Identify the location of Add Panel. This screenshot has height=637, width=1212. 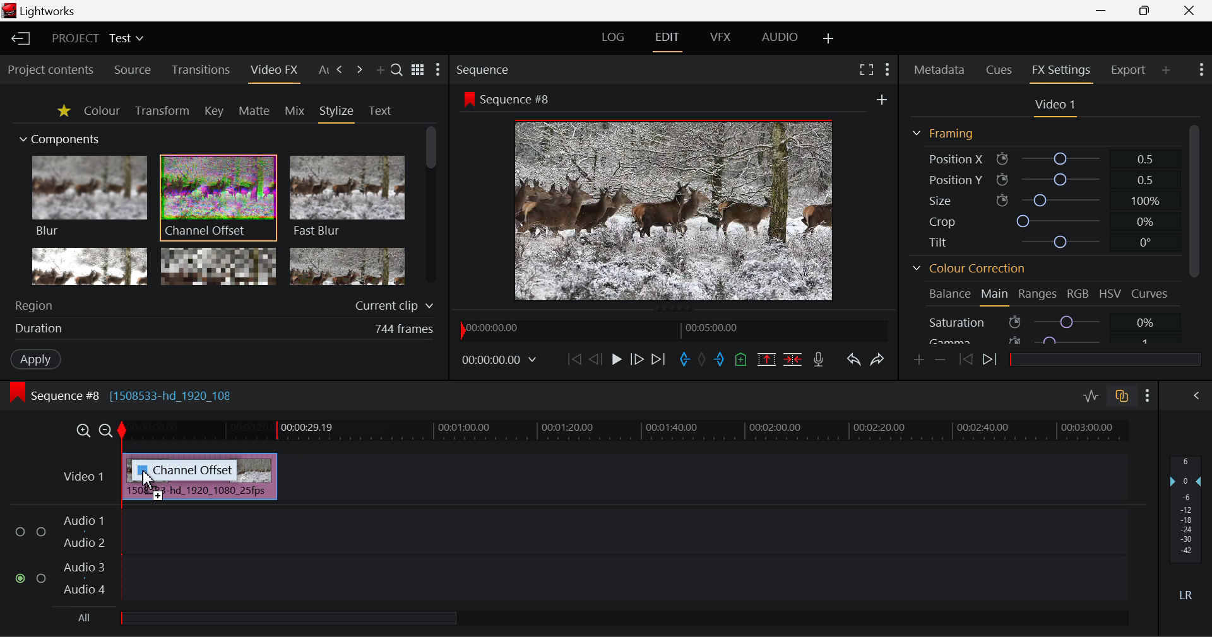
(380, 71).